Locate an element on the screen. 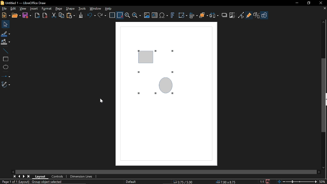  Cut is located at coordinates (53, 15).